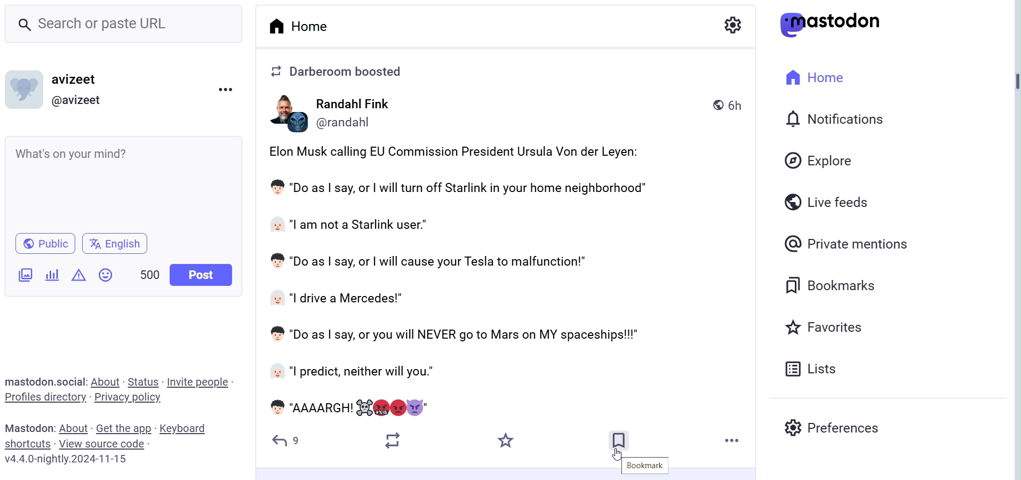  Describe the element at coordinates (45, 398) in the screenshot. I see `Profiles Directory` at that location.